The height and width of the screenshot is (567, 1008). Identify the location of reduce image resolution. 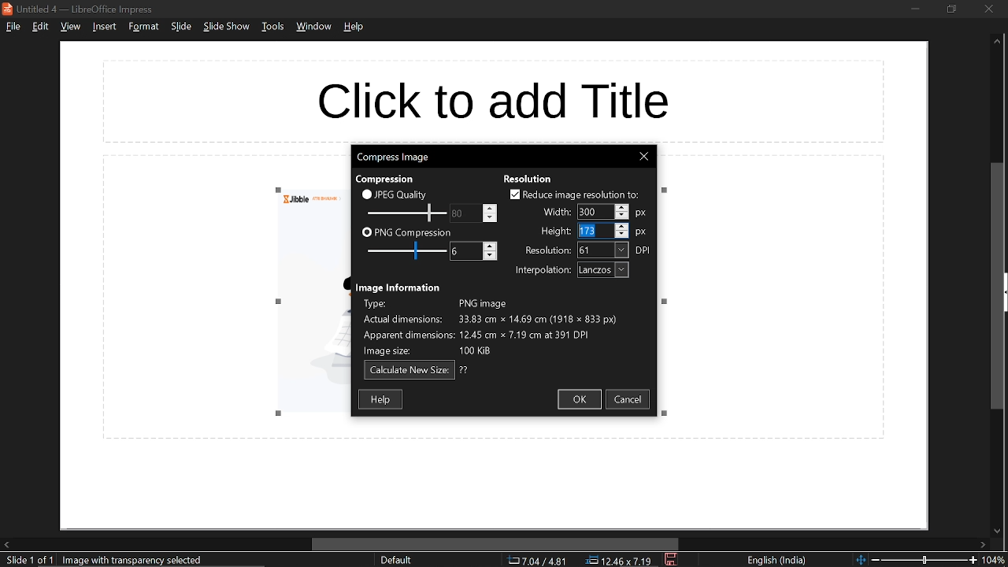
(583, 195).